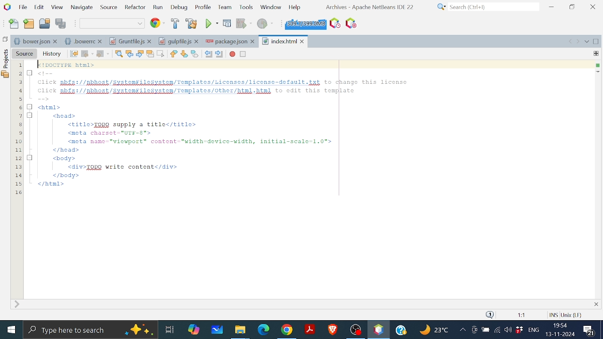  Describe the element at coordinates (572, 7) in the screenshot. I see `Restore down` at that location.